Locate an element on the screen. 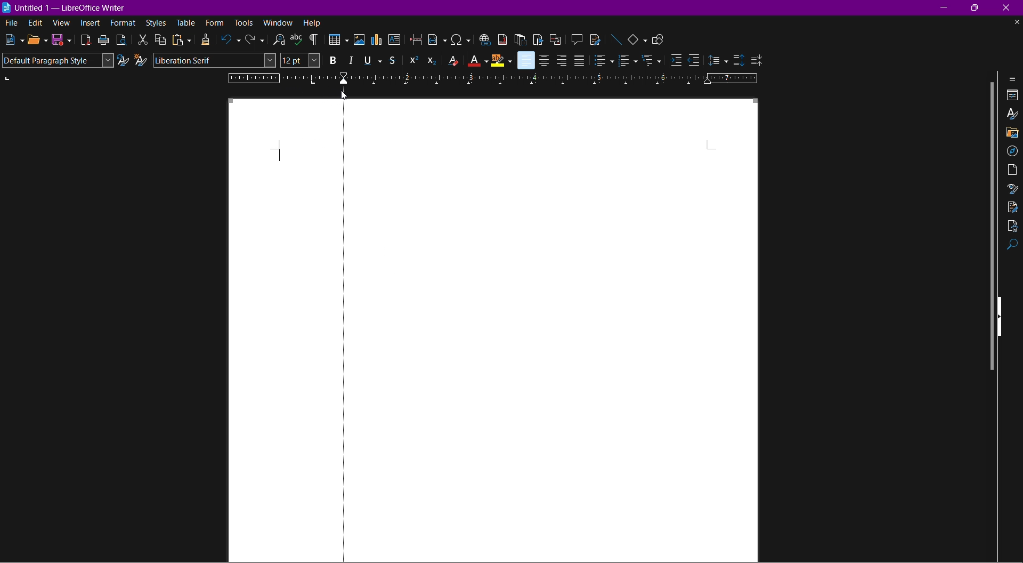 Image resolution: width=1023 pixels, height=563 pixels. Insert Endnote is located at coordinates (520, 39).